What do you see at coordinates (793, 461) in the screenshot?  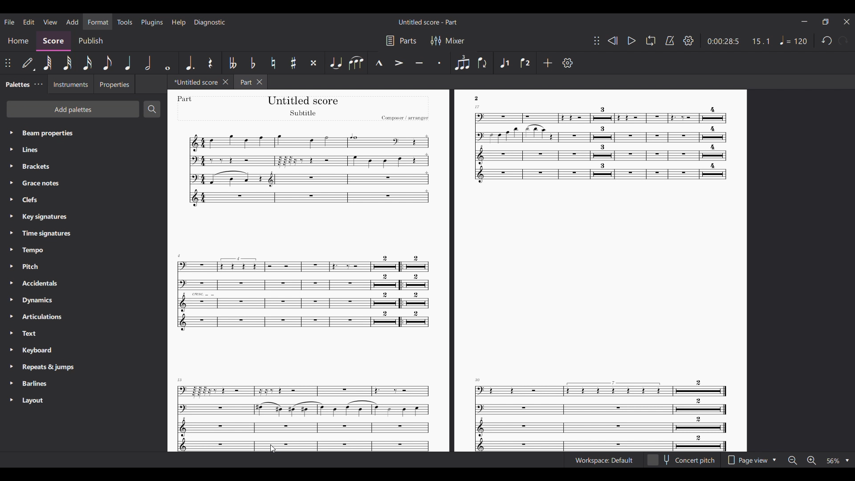 I see `Zoom out` at bounding box center [793, 461].